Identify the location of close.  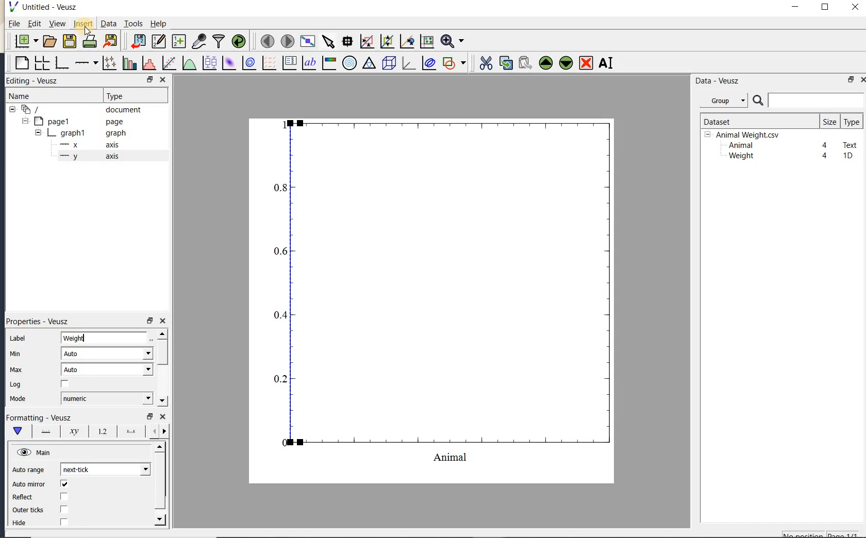
(162, 321).